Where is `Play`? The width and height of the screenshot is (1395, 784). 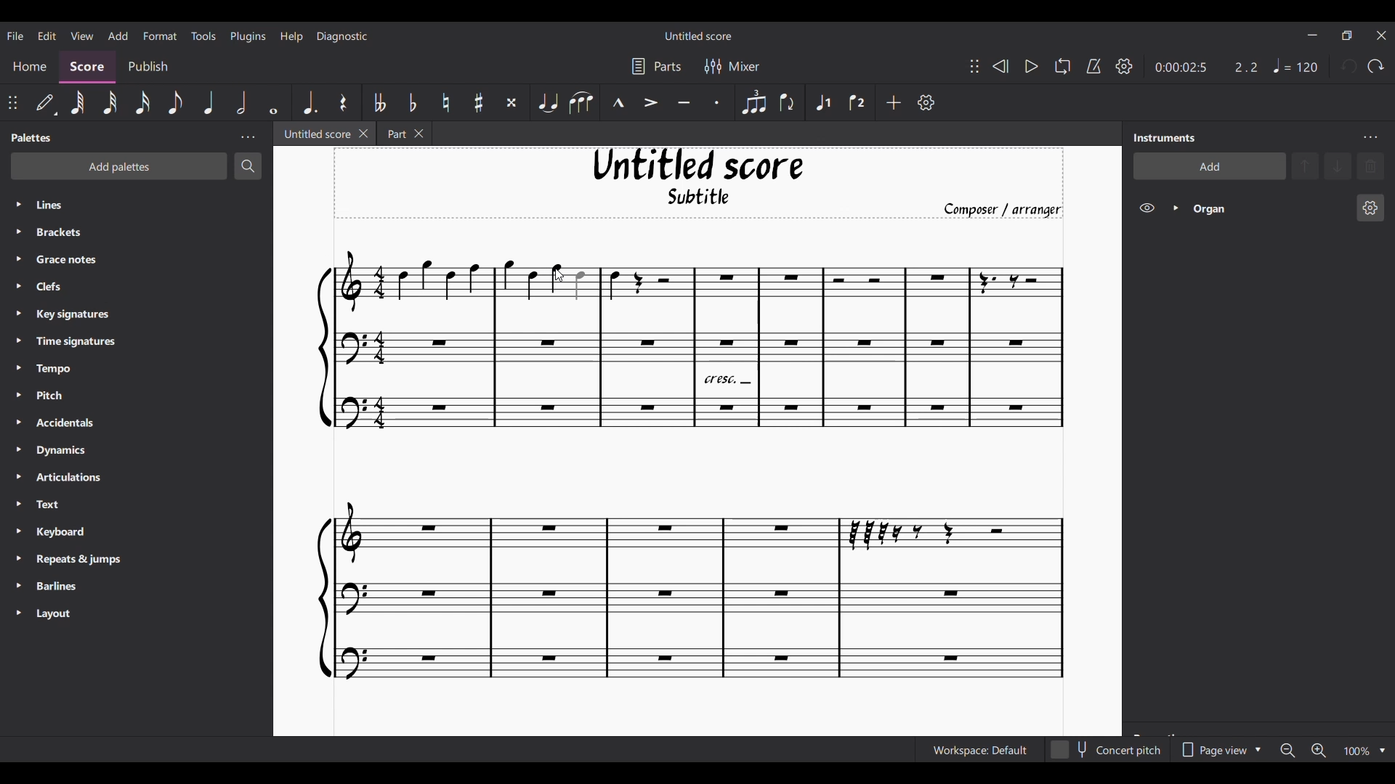
Play is located at coordinates (1032, 67).